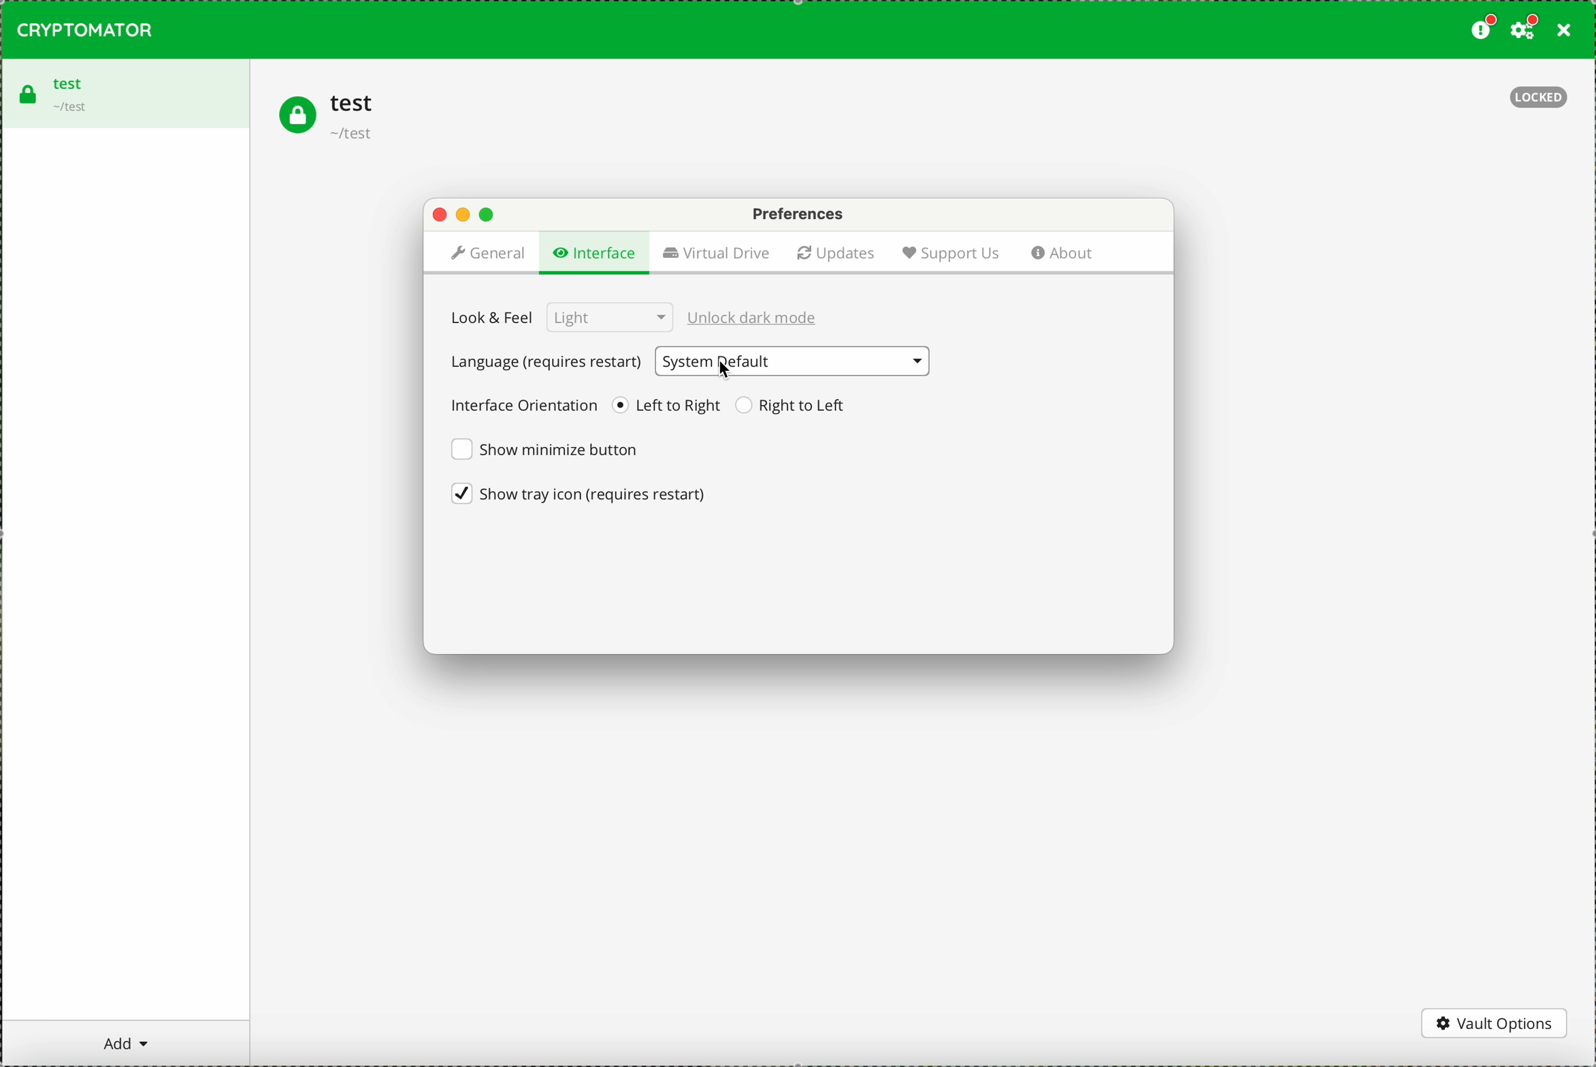 This screenshot has width=1596, height=1067. I want to click on minimize, so click(463, 216).